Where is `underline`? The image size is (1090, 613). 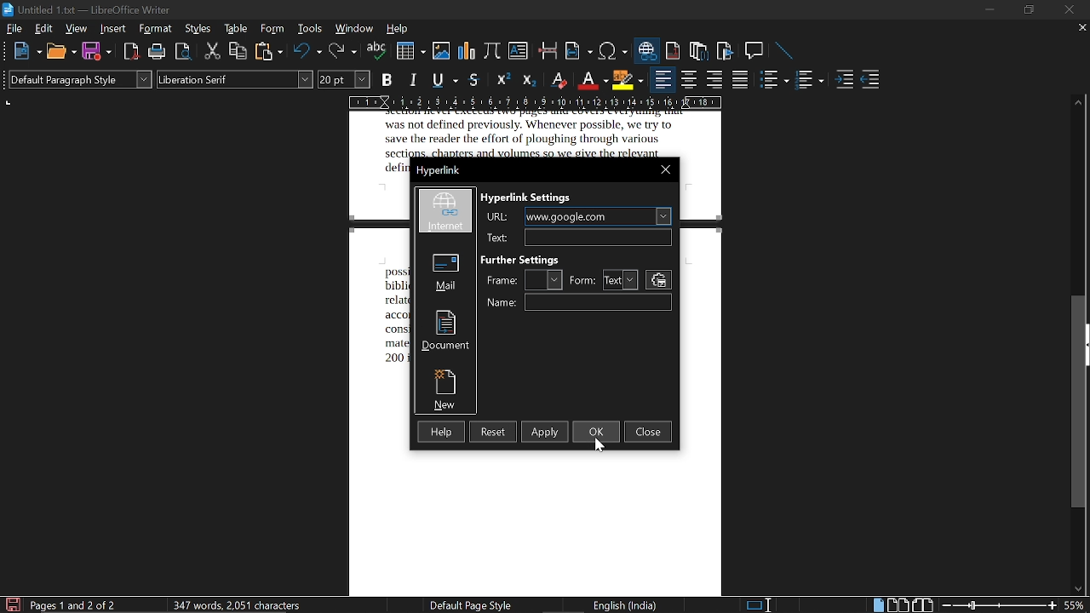 underline is located at coordinates (445, 79).